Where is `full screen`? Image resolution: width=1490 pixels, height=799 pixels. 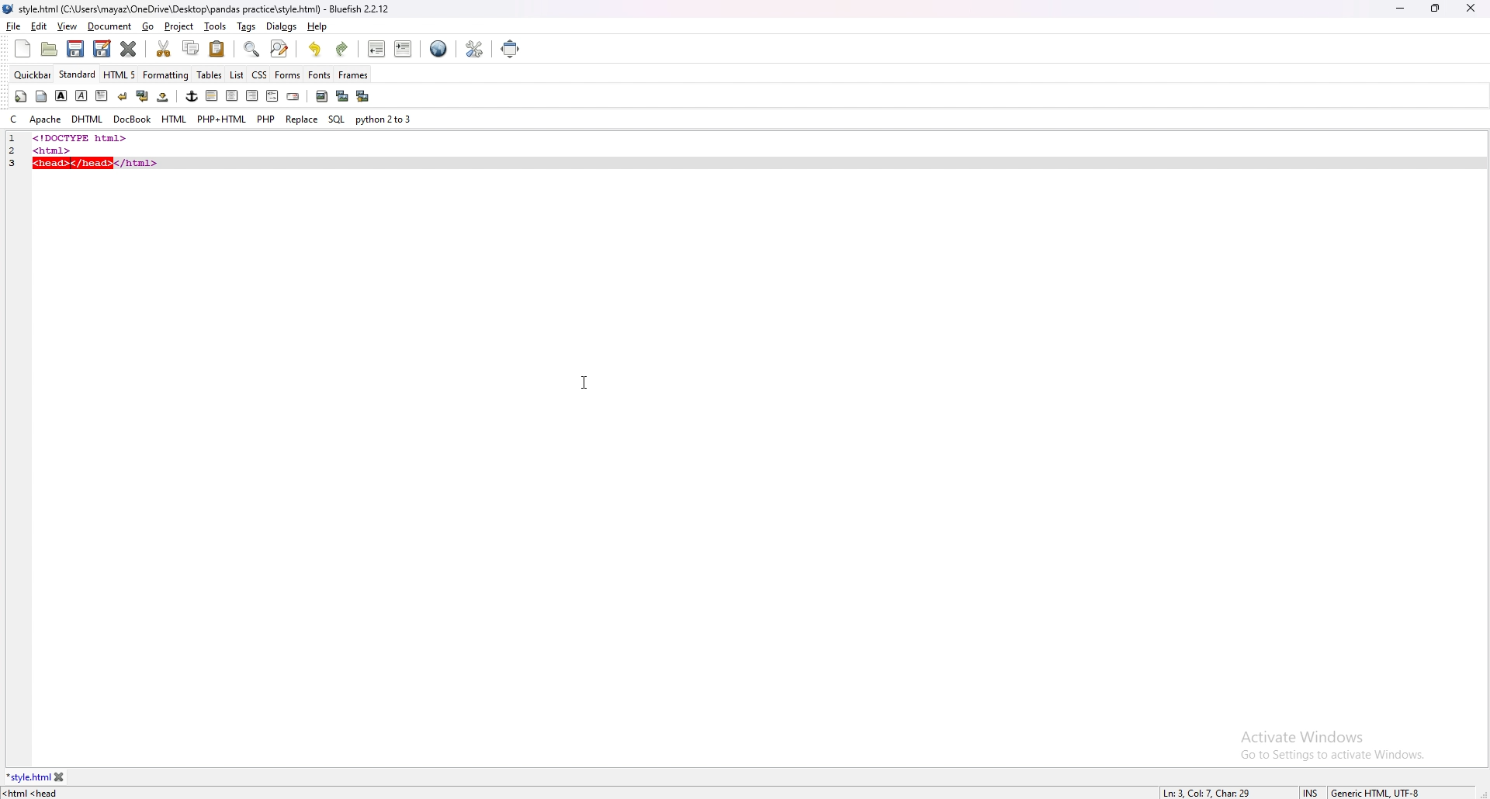
full screen is located at coordinates (512, 48).